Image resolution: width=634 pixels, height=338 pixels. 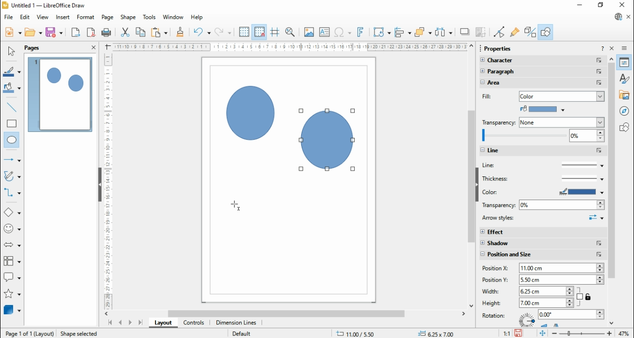 What do you see at coordinates (324, 32) in the screenshot?
I see `insert text box` at bounding box center [324, 32].